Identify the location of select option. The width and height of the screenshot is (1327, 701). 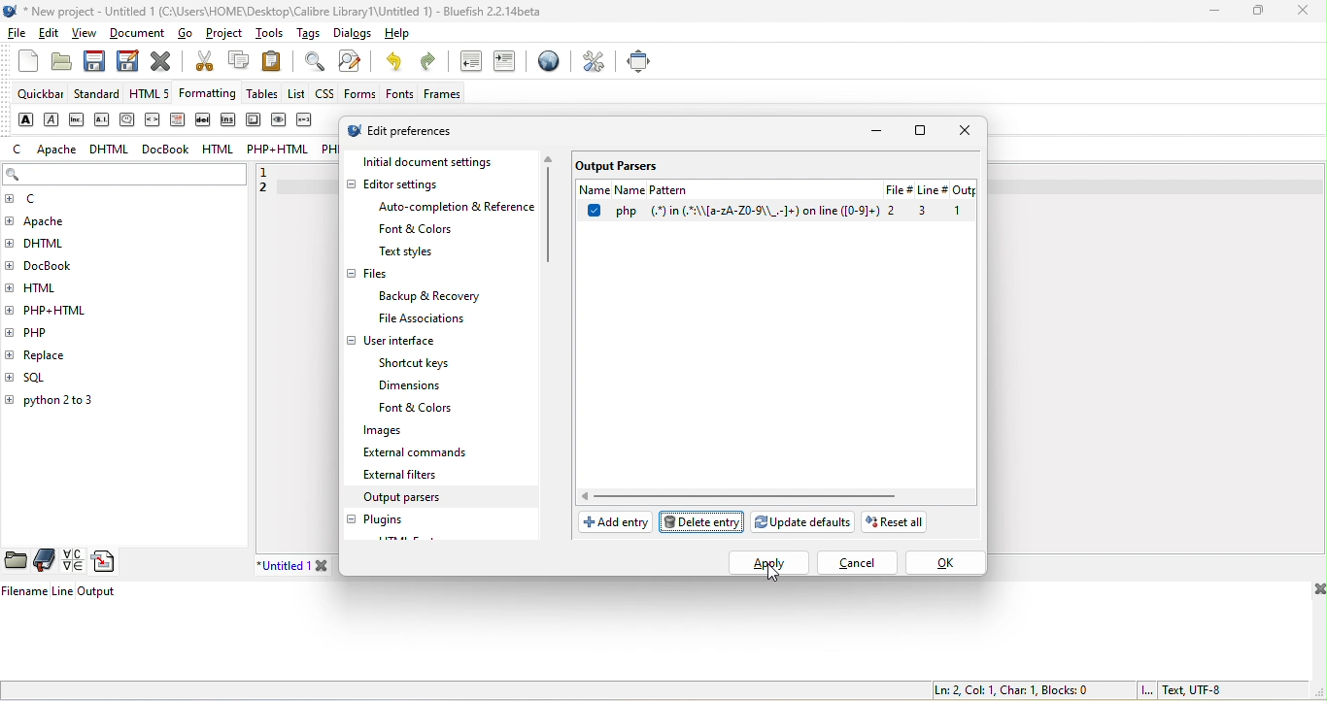
(777, 210).